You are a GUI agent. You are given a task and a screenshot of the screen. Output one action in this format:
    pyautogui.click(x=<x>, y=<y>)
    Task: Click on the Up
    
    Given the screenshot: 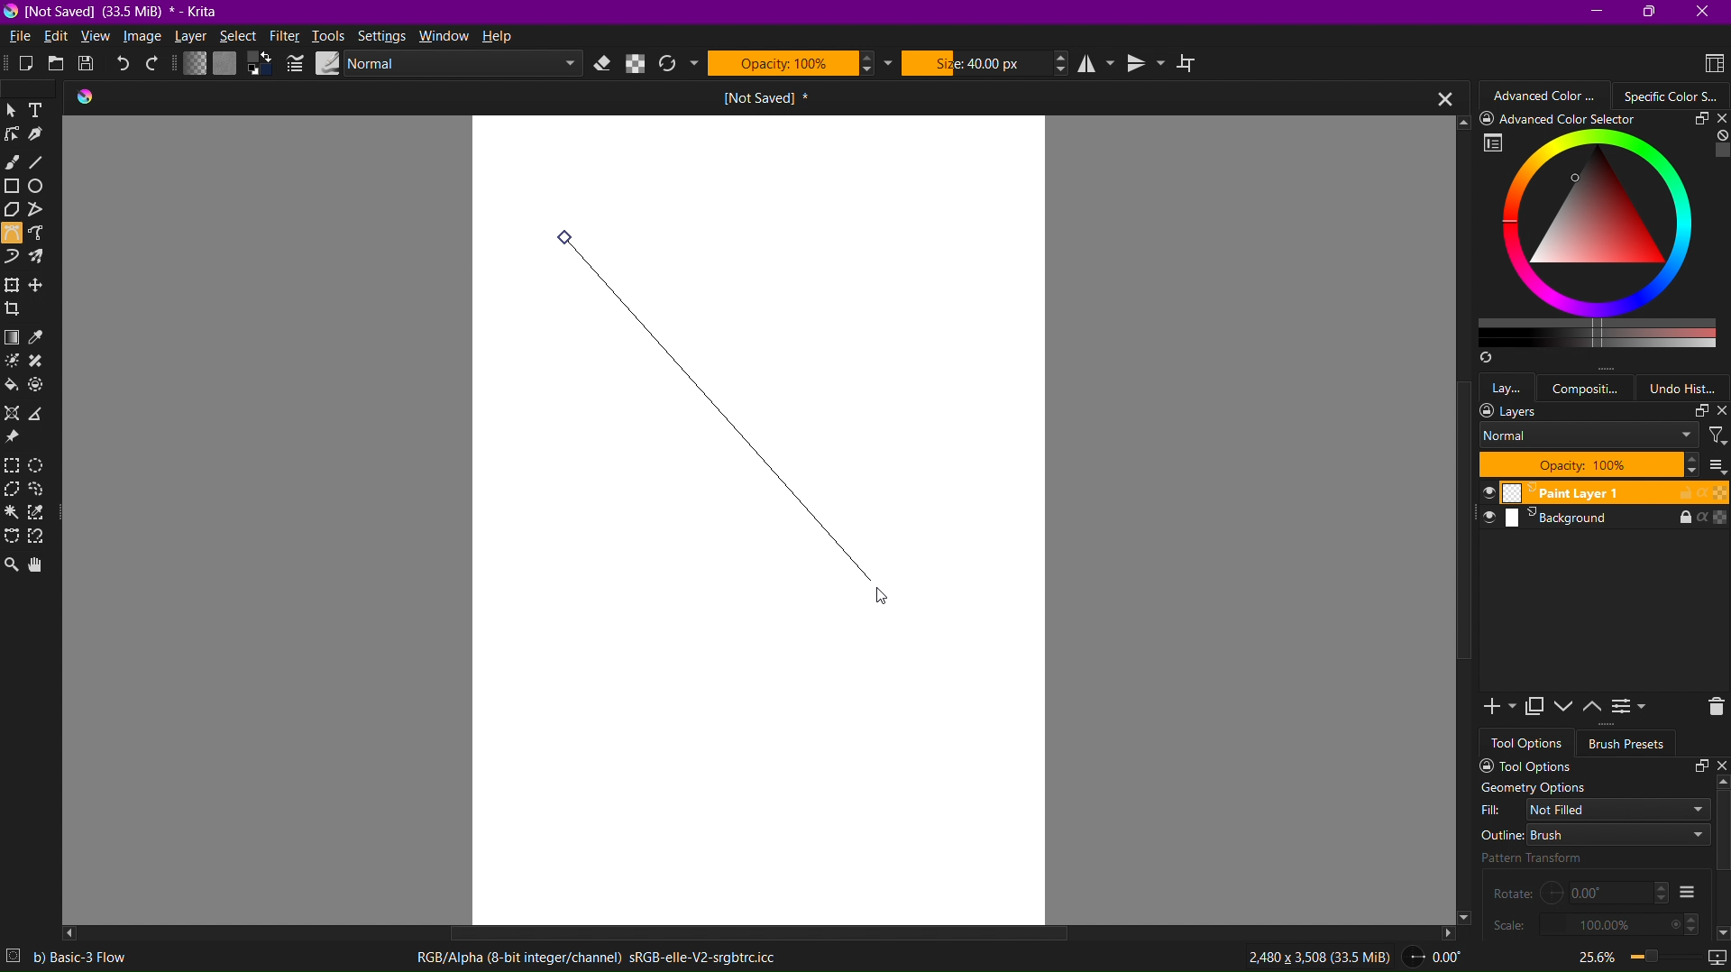 What is the action you would take?
    pyautogui.click(x=1720, y=783)
    